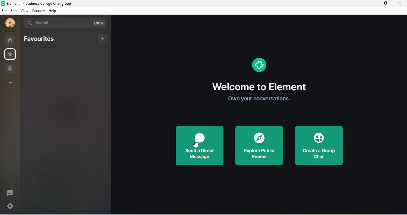 The height and width of the screenshot is (215, 407). I want to click on create a group chat, so click(320, 146).